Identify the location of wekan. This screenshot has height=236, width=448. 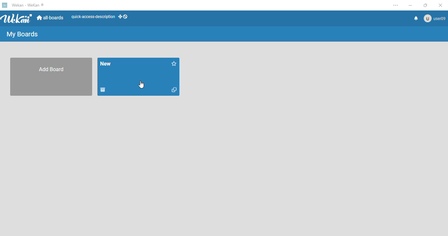
(17, 18).